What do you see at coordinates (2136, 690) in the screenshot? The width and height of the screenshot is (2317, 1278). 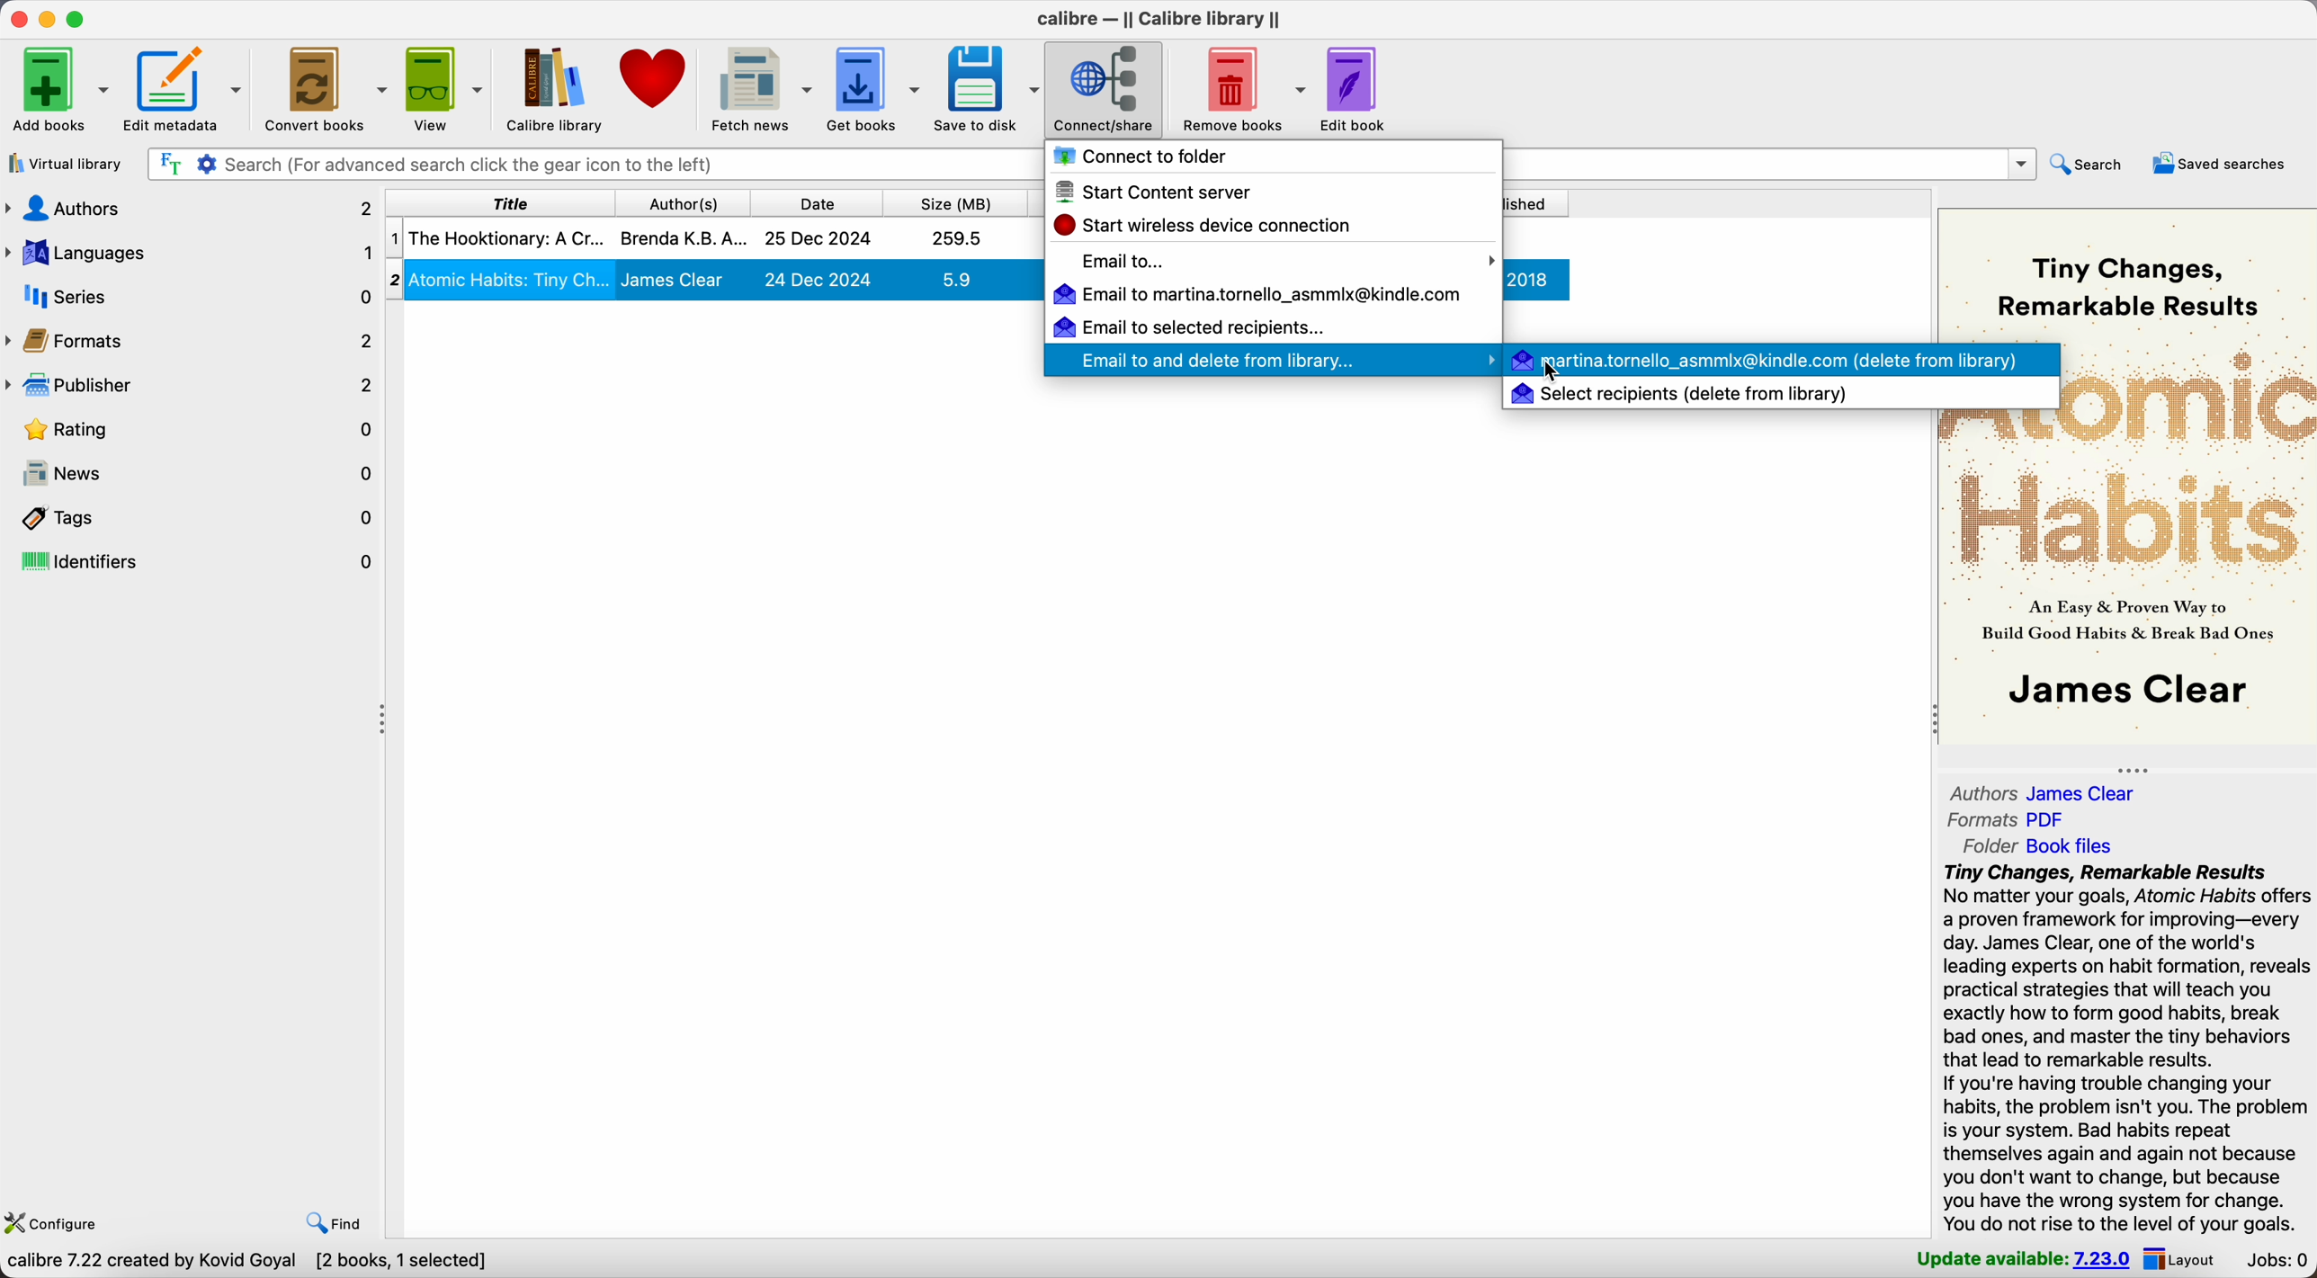 I see `James Clear` at bounding box center [2136, 690].